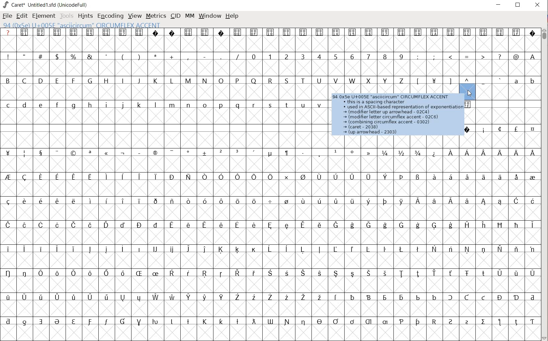  What do you see at coordinates (46, 4) in the screenshot?
I see `caret* untitled1.sfd (unicodefull)` at bounding box center [46, 4].